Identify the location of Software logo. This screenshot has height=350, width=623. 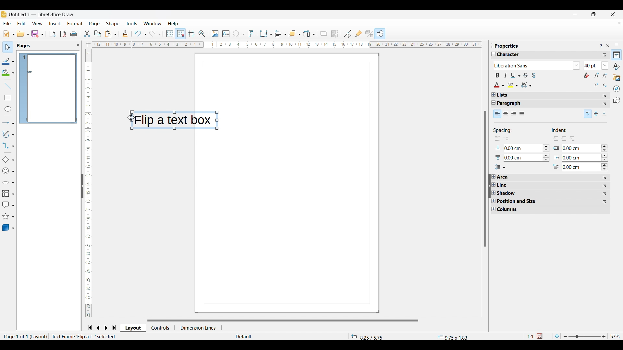
(4, 14).